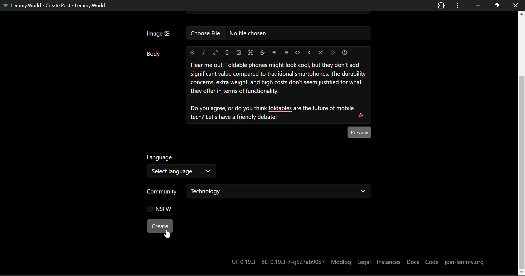 This screenshot has width=525, height=276. What do you see at coordinates (154, 53) in the screenshot?
I see `Body` at bounding box center [154, 53].